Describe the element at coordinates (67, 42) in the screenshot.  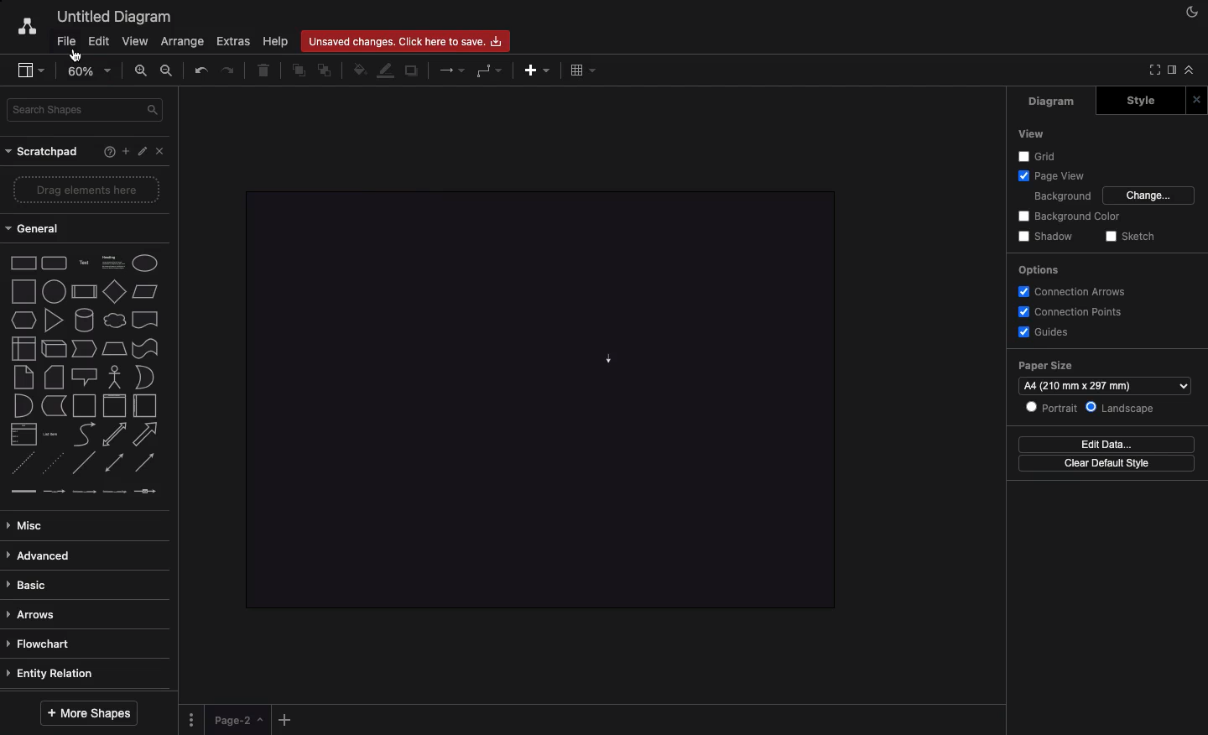
I see `File` at that location.